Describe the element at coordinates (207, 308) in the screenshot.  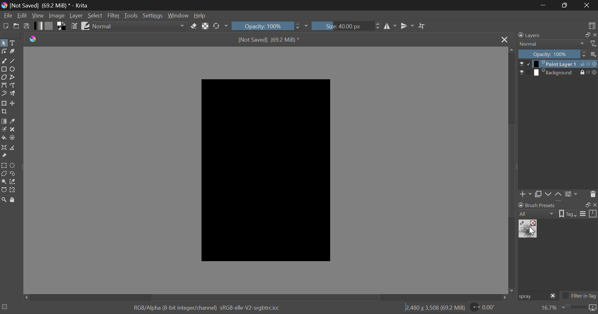
I see `RGB/Alpha (8-bit integer/channel) sRGB-elle-V2-srgbtrcicc` at that location.